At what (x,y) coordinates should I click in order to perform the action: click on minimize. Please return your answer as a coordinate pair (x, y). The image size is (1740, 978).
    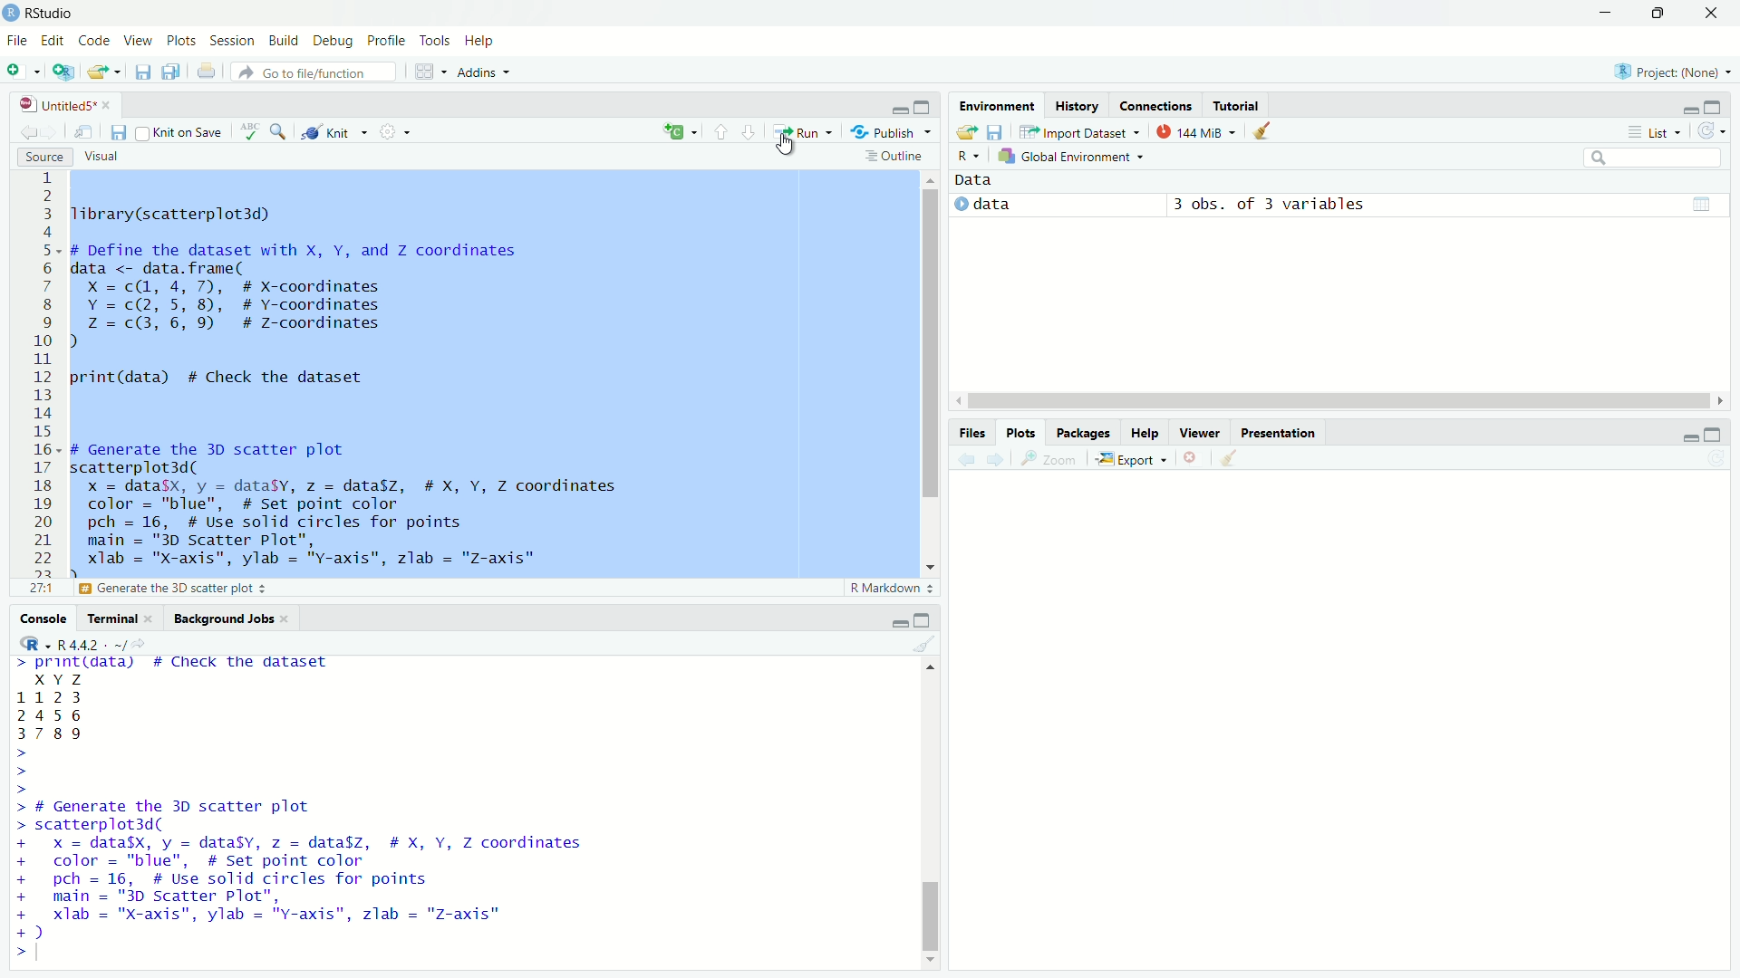
    Looking at the image, I should click on (898, 109).